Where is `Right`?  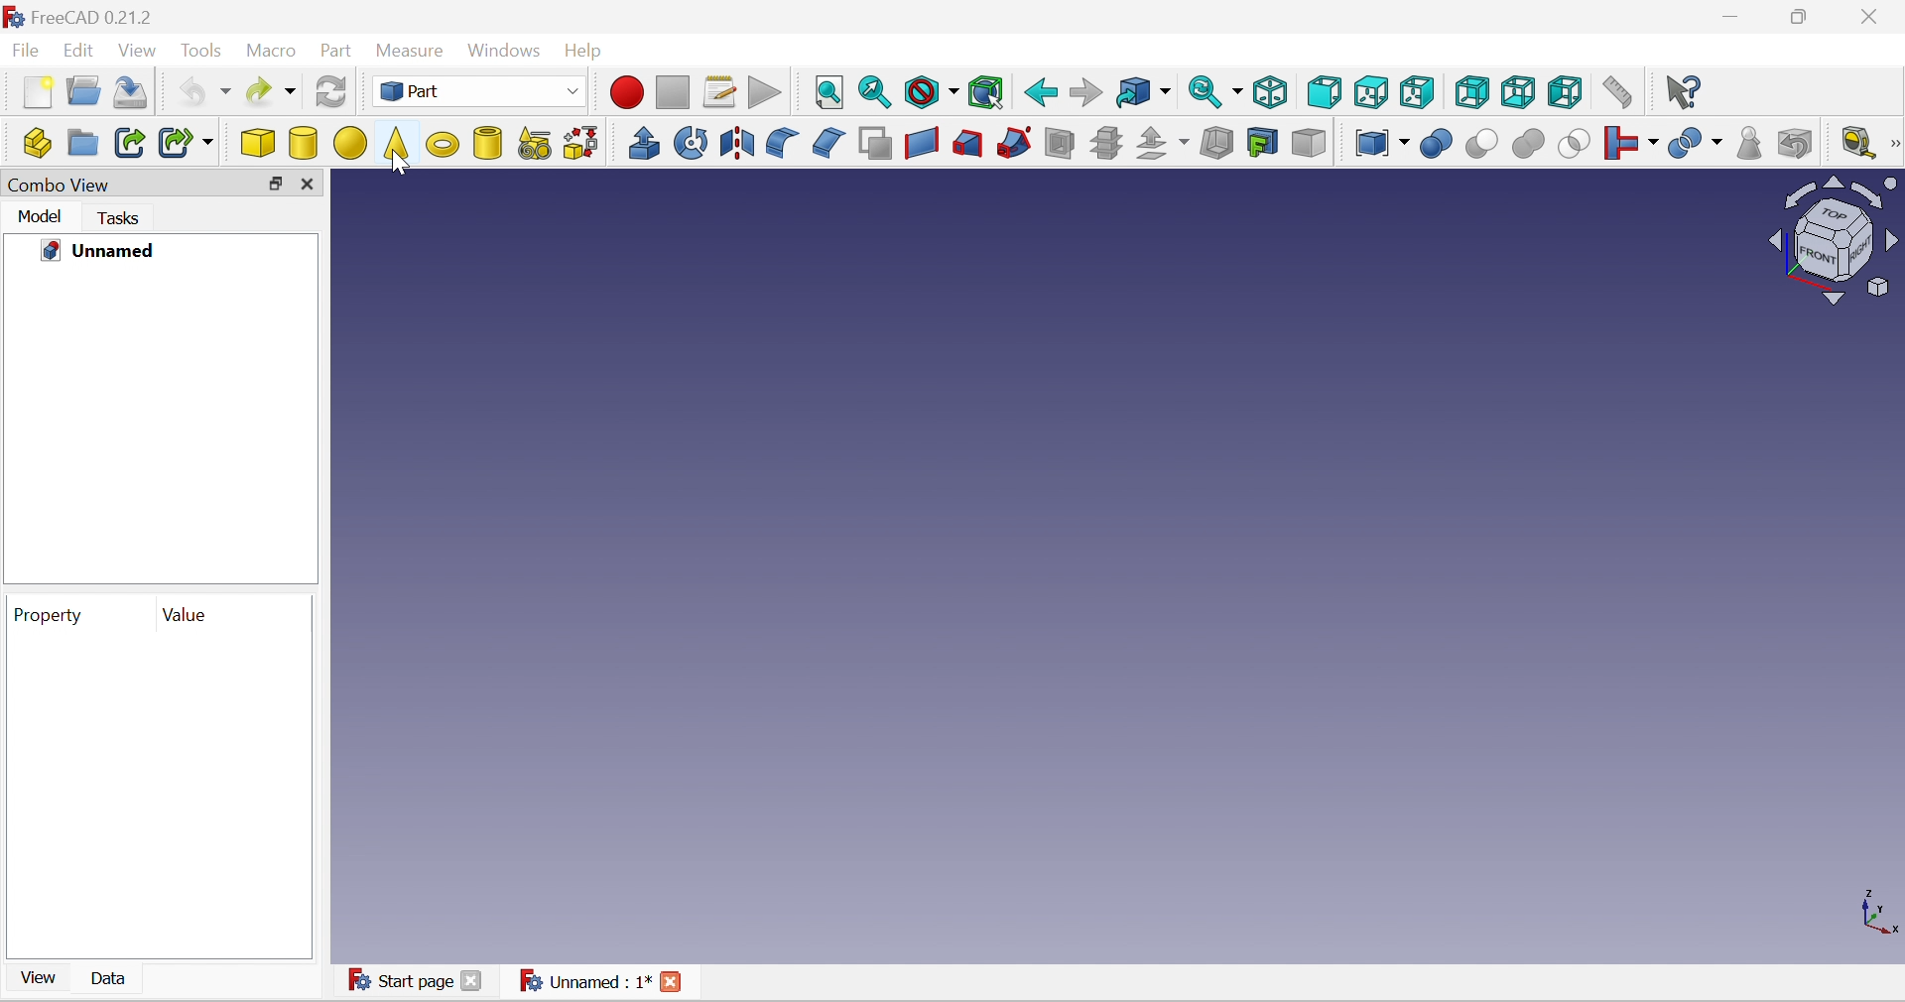
Right is located at coordinates (1417, 91).